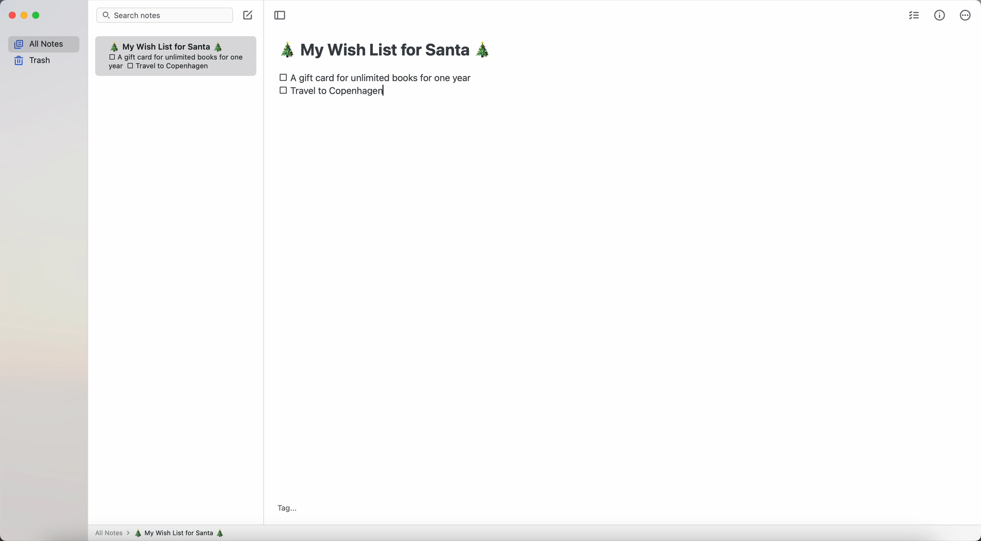 The height and width of the screenshot is (541, 981). I want to click on search bar, so click(165, 15).